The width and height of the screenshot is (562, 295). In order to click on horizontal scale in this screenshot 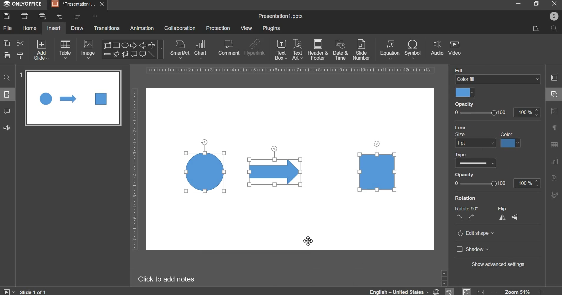, I will do `click(291, 70)`.